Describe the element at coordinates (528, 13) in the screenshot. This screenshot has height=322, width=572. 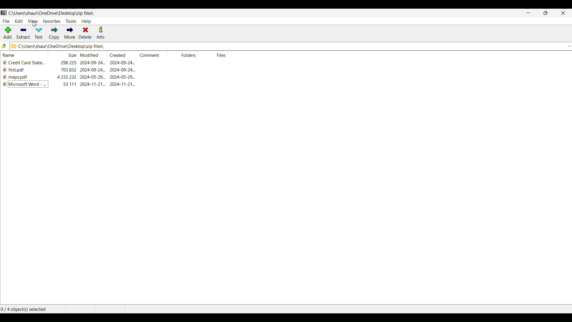
I see `minimize` at that location.